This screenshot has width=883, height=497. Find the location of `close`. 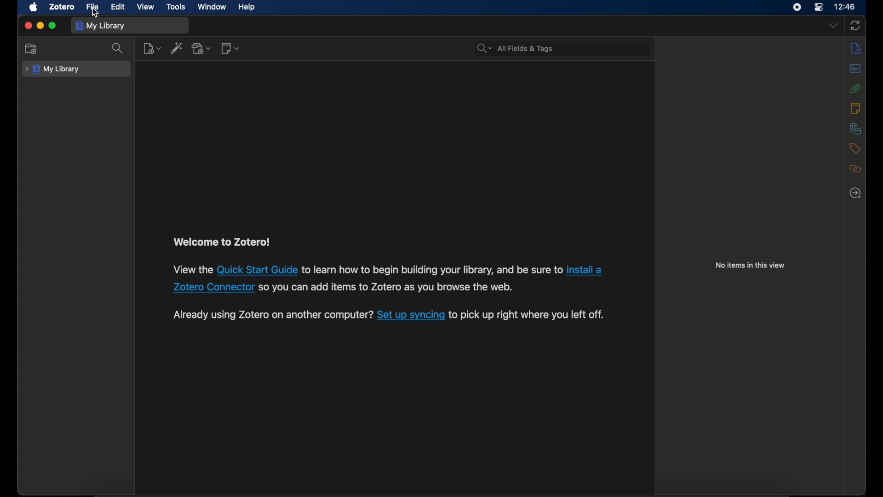

close is located at coordinates (28, 26).